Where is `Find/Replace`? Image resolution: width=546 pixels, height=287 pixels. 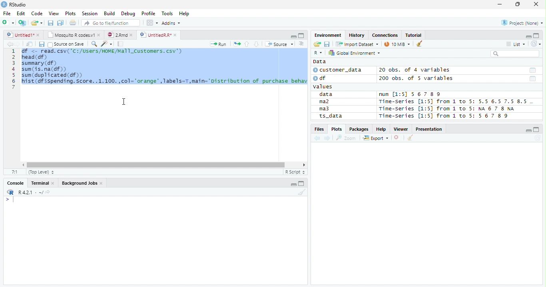 Find/Replace is located at coordinates (94, 44).